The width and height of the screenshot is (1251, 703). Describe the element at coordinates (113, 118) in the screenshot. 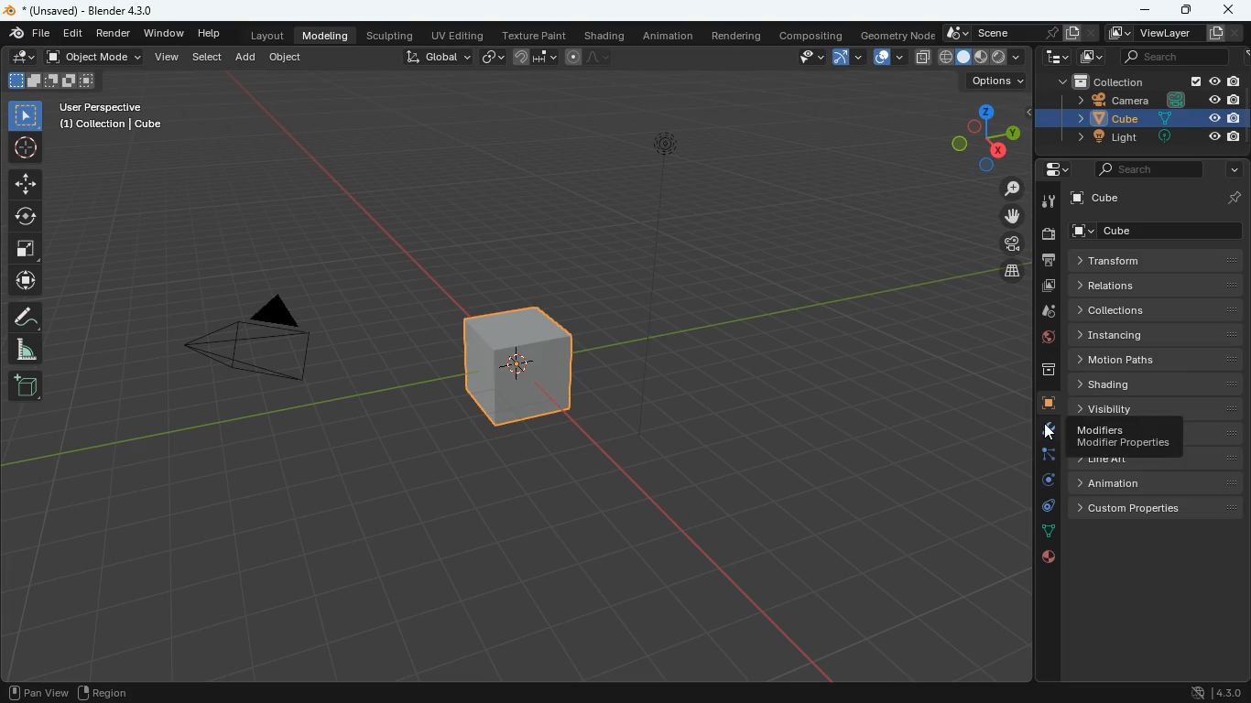

I see `` at that location.